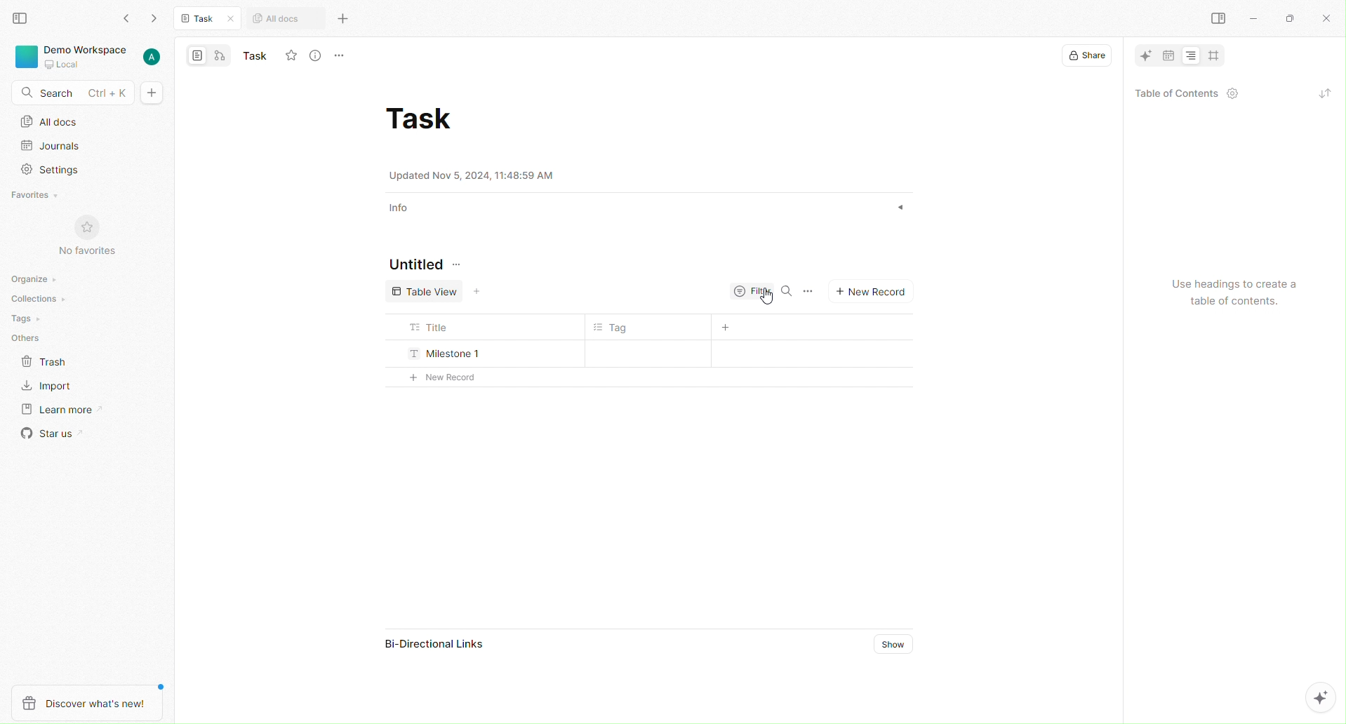  What do you see at coordinates (256, 56) in the screenshot?
I see `Name` at bounding box center [256, 56].